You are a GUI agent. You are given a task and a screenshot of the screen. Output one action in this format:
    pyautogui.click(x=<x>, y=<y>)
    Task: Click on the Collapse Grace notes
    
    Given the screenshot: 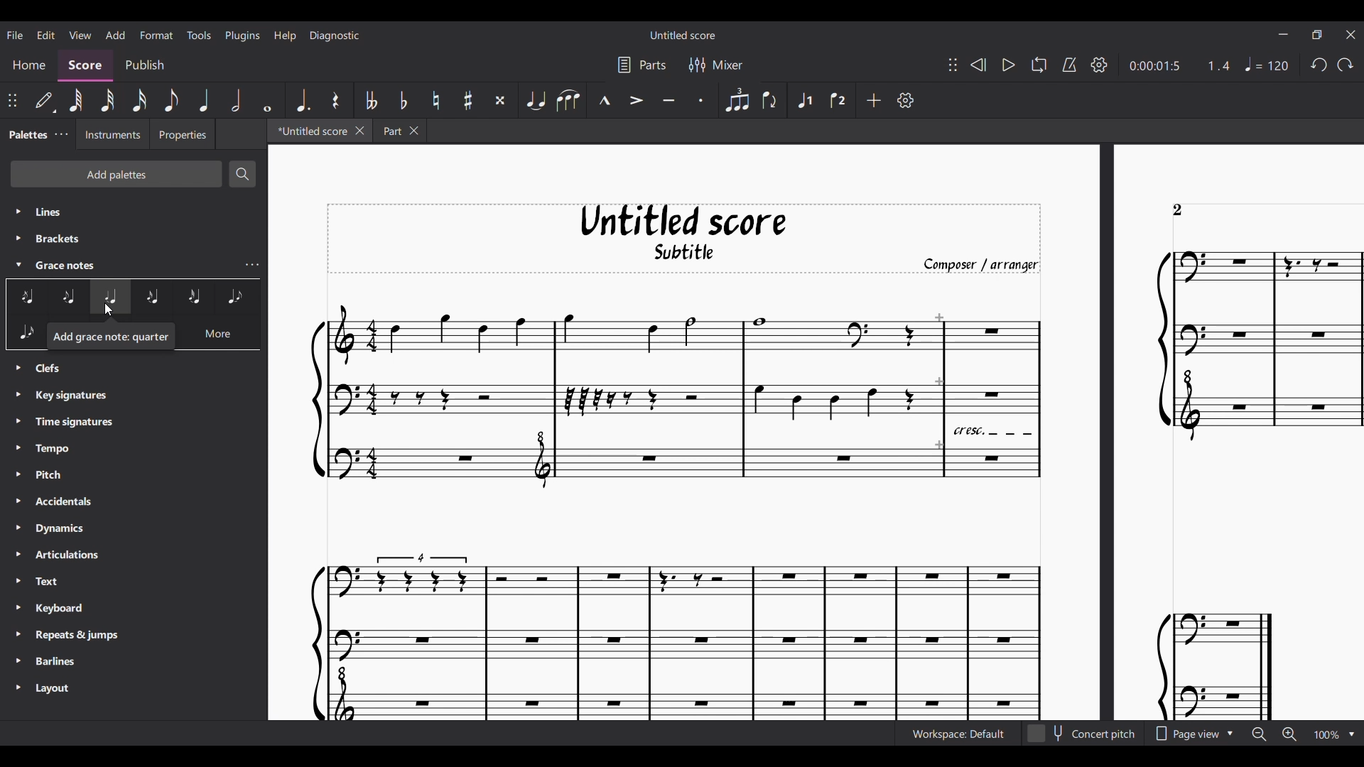 What is the action you would take?
    pyautogui.click(x=18, y=264)
    